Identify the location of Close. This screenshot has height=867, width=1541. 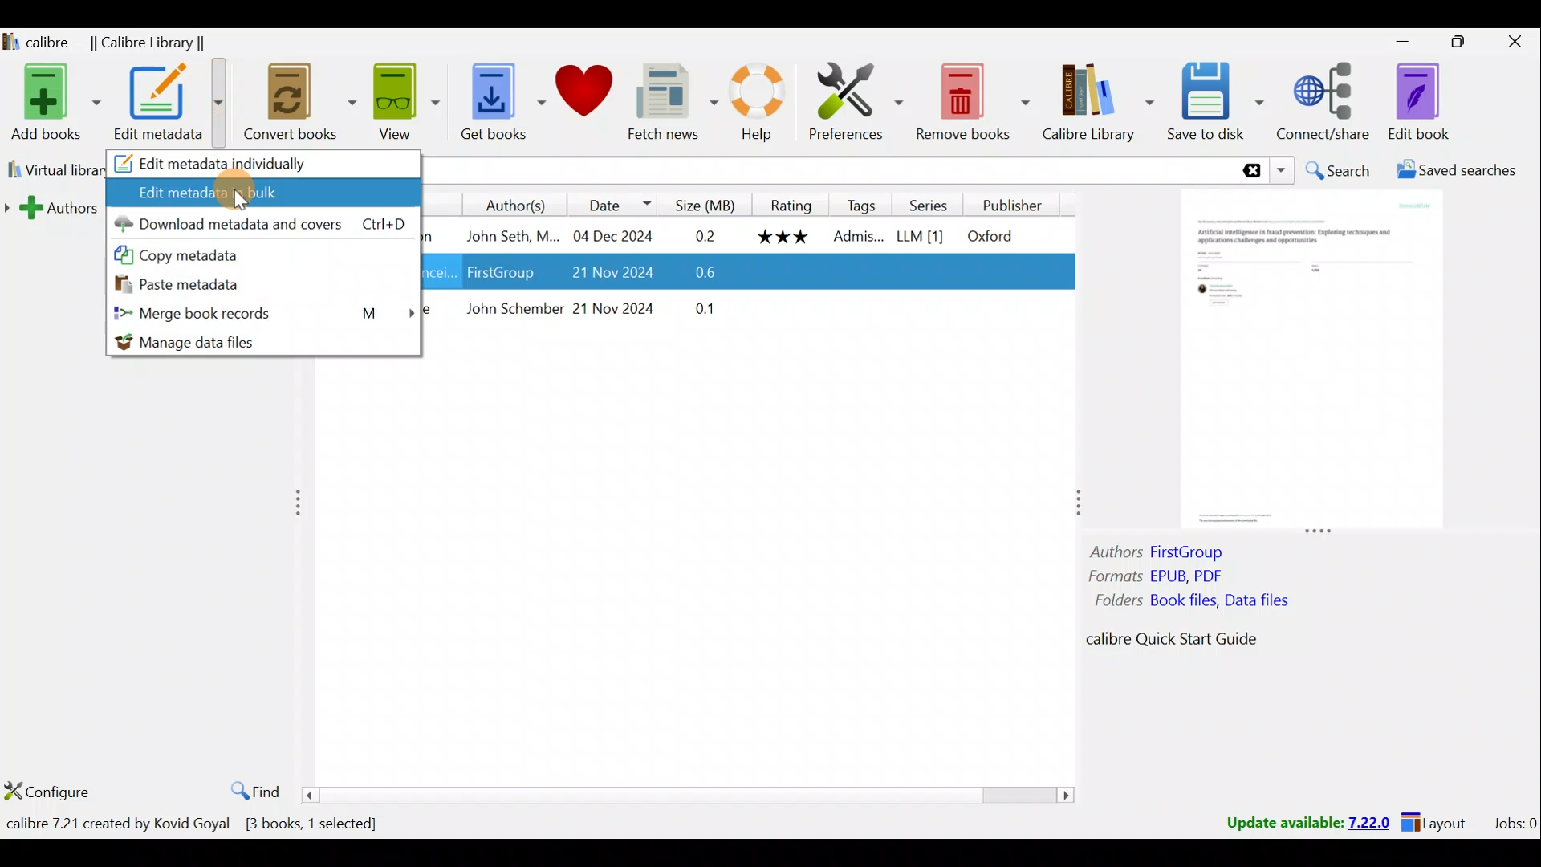
(1514, 43).